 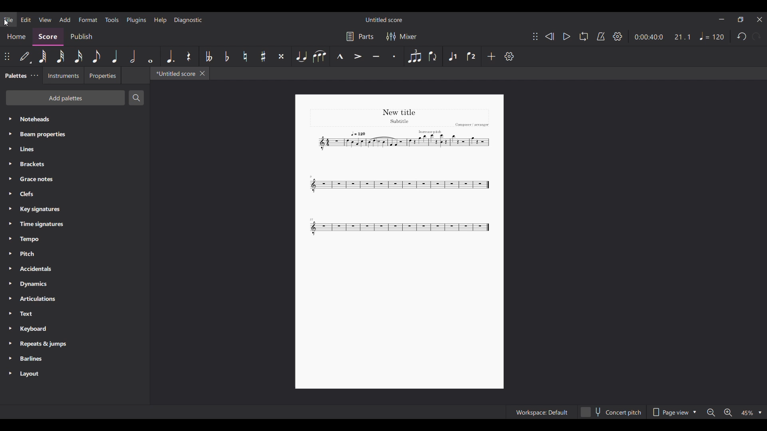 What do you see at coordinates (75, 269) in the screenshot?
I see `Accidentals` at bounding box center [75, 269].